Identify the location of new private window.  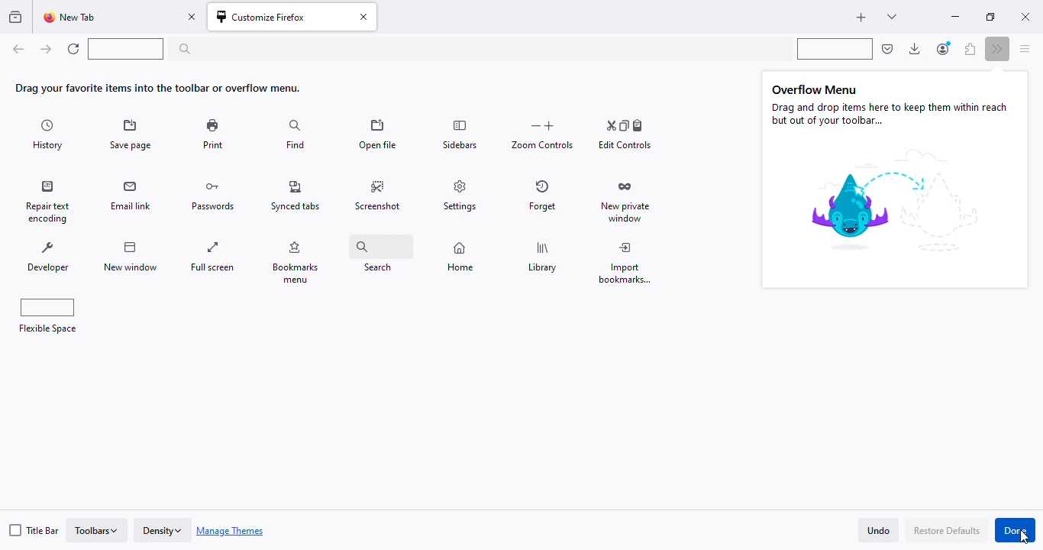
(625, 202).